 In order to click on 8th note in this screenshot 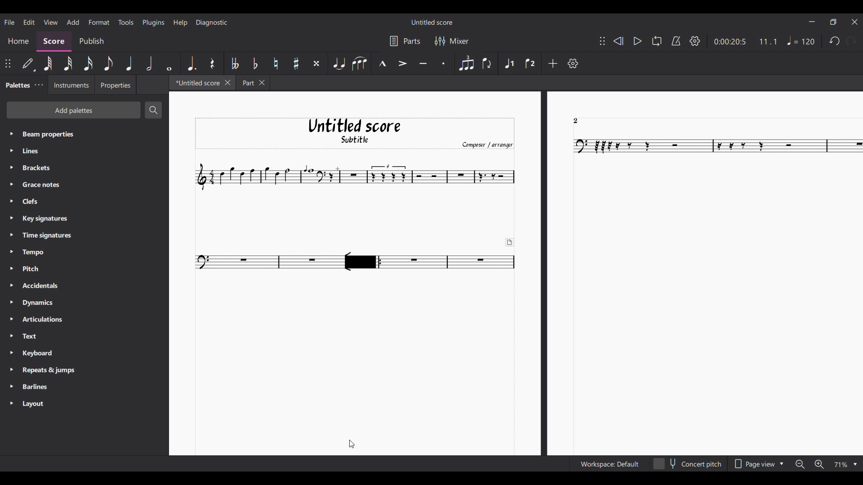, I will do `click(109, 63)`.